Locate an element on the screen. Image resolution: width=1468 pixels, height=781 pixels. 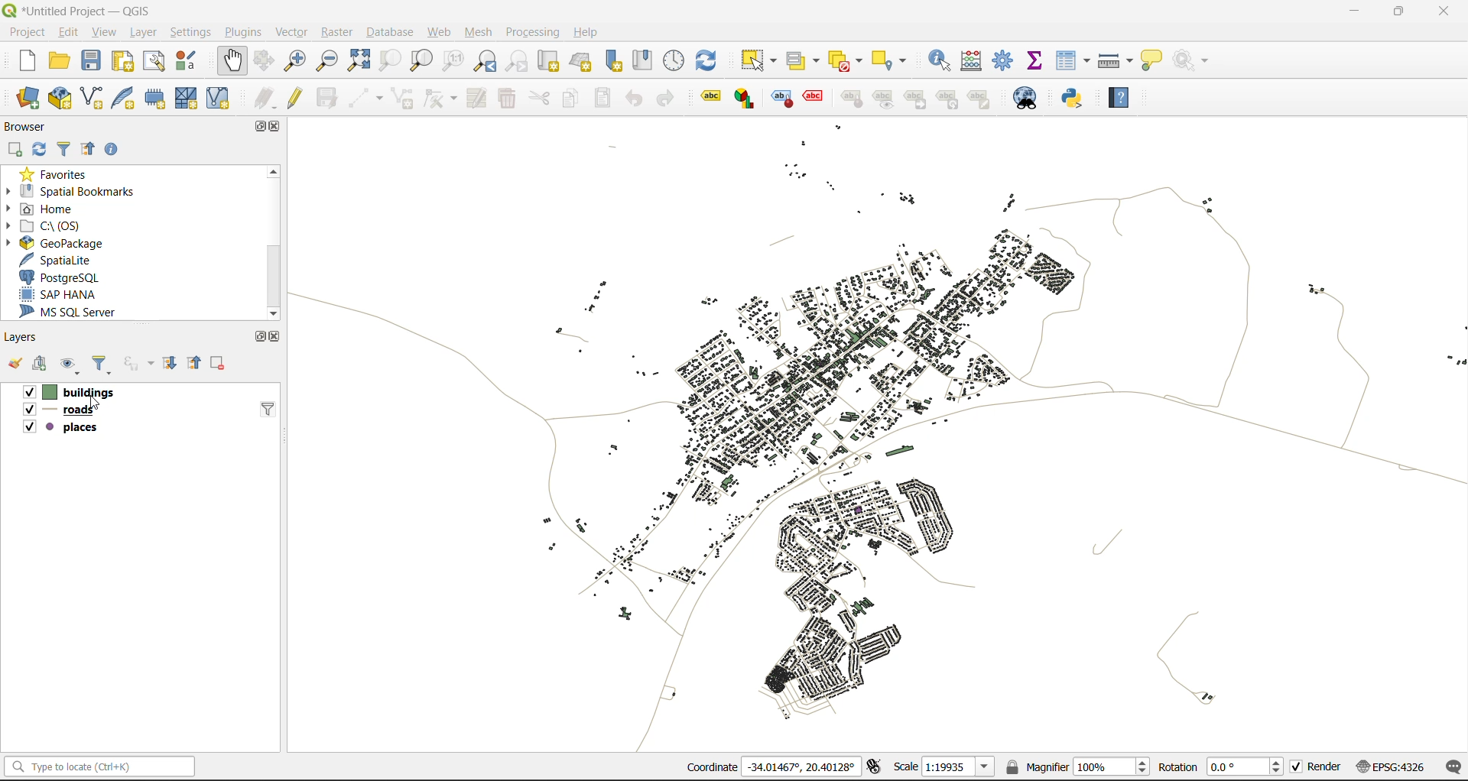
new spatial bookmarks is located at coordinates (611, 61).